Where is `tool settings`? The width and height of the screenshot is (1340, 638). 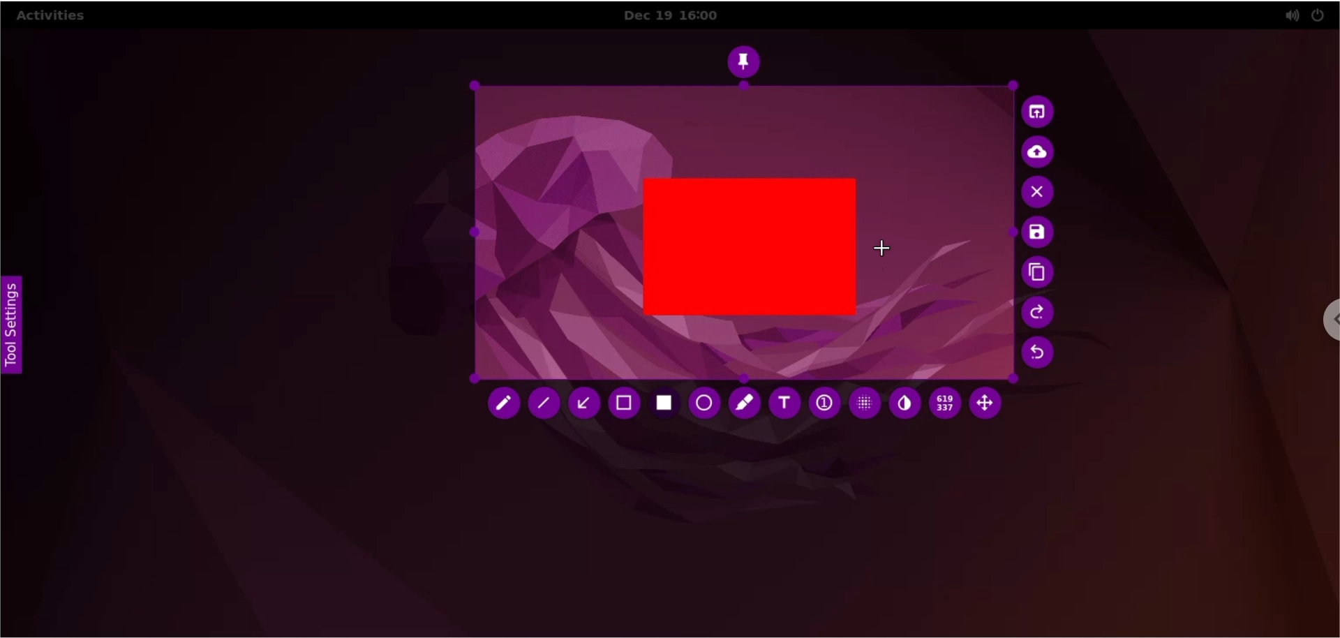 tool settings is located at coordinates (16, 325).